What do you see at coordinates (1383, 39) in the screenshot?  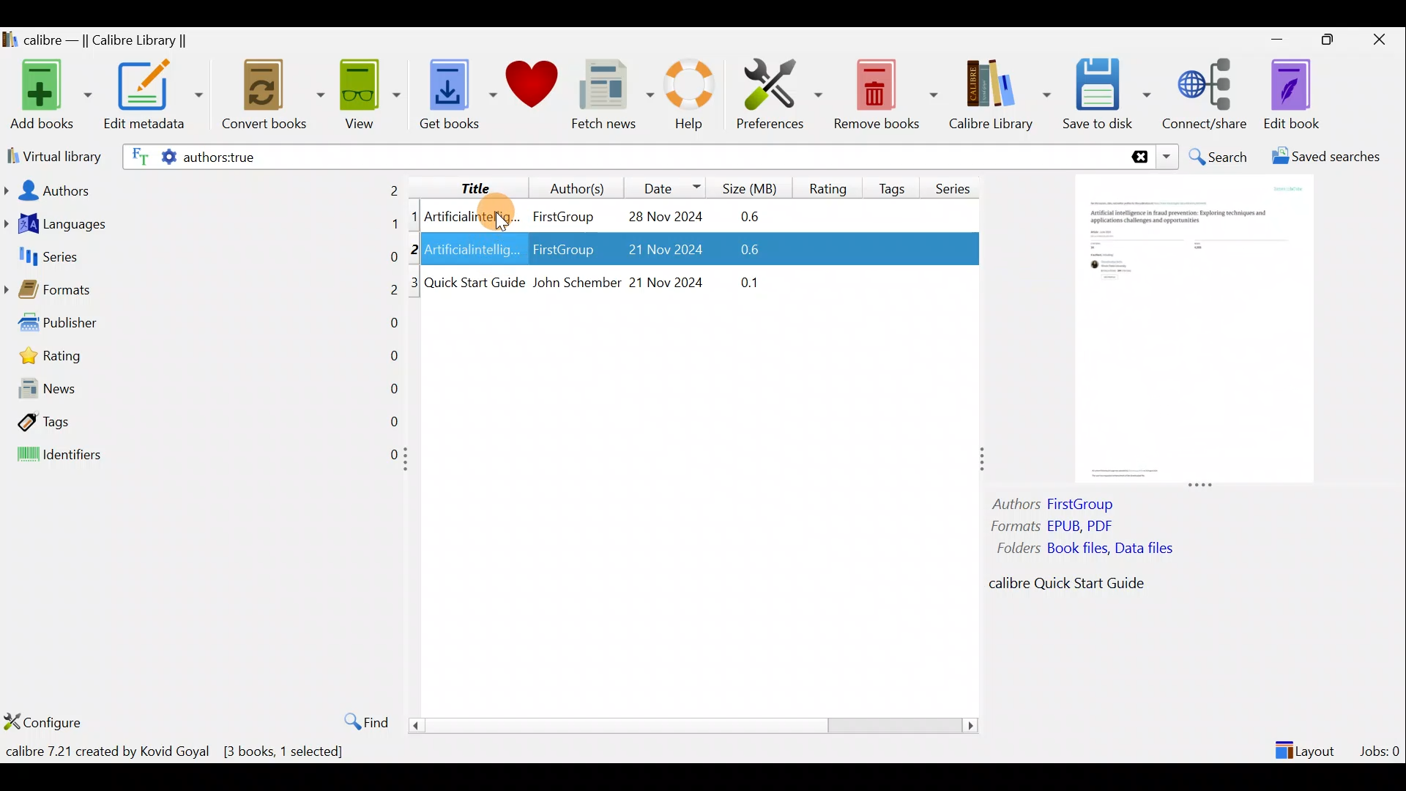 I see `Close` at bounding box center [1383, 39].